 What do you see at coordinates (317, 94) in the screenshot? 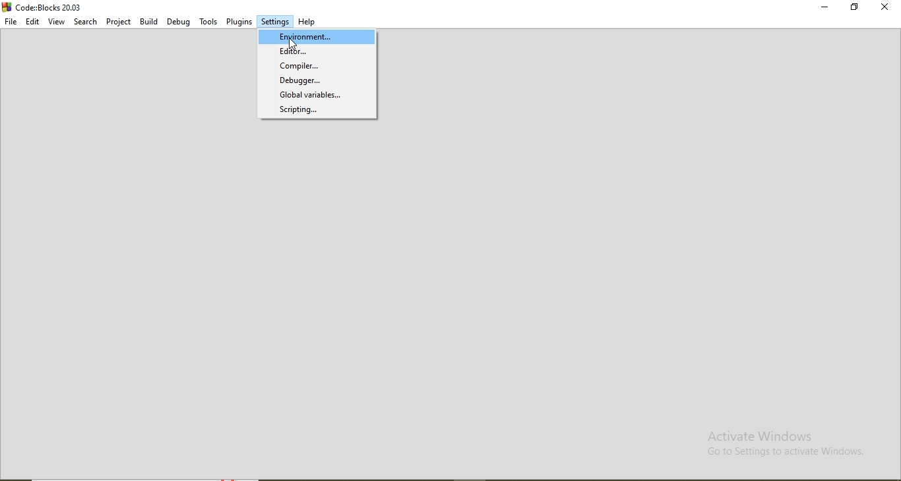
I see `Global varibales` at bounding box center [317, 94].